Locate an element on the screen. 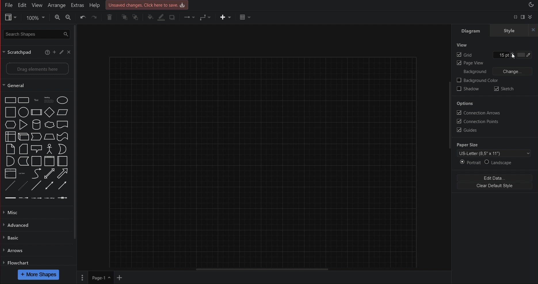 Image resolution: width=538 pixels, height=284 pixels. box is located at coordinates (9, 98).